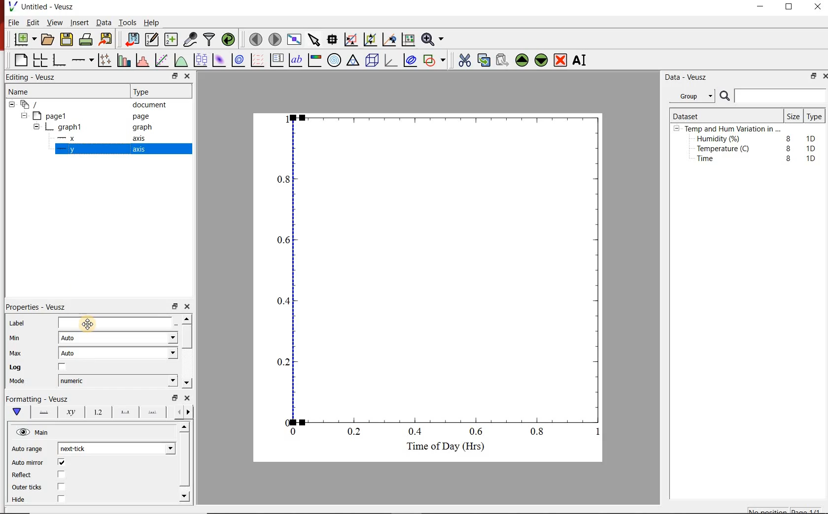 Image resolution: width=828 pixels, height=514 pixels. Describe the element at coordinates (45, 368) in the screenshot. I see `Log` at that location.